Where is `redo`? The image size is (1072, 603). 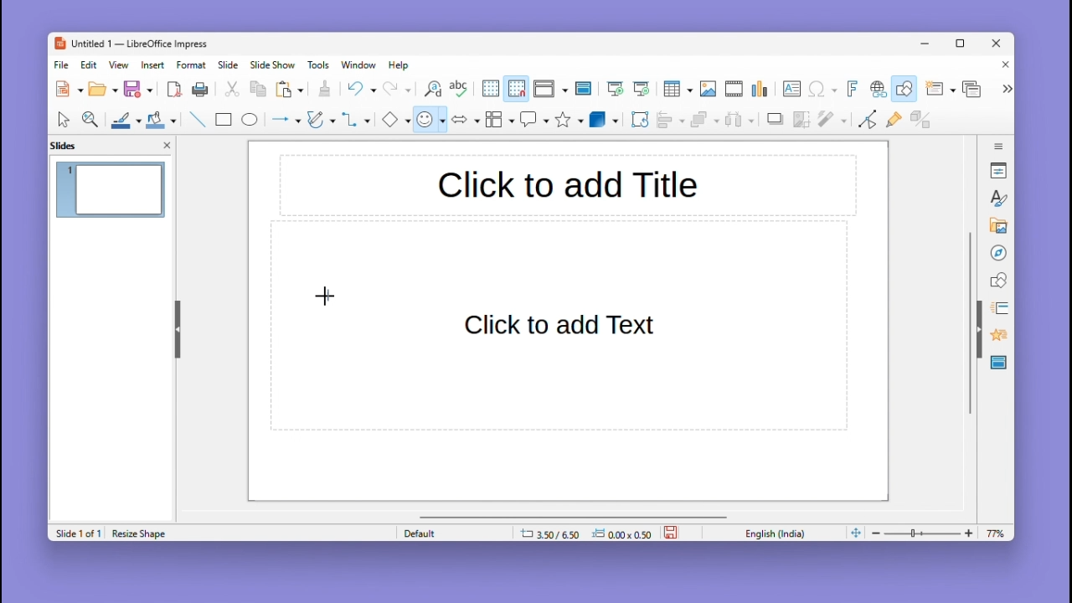
redo is located at coordinates (398, 90).